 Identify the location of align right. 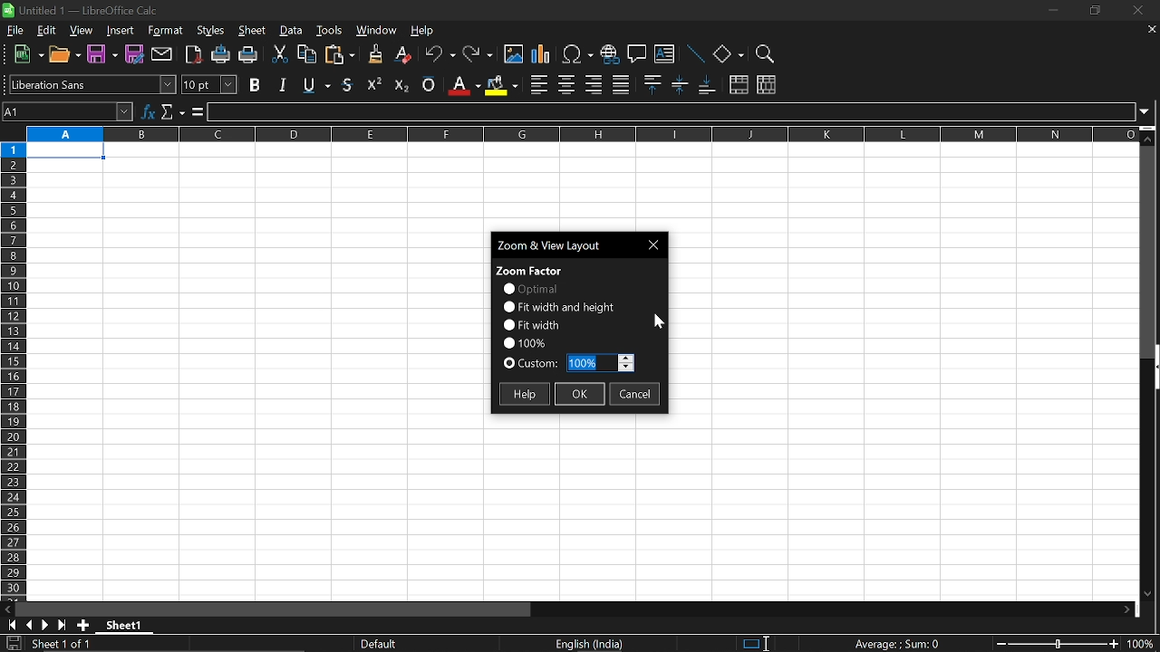
(594, 84).